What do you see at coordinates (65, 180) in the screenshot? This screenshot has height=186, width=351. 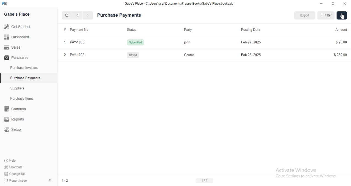 I see `1-2` at bounding box center [65, 180].